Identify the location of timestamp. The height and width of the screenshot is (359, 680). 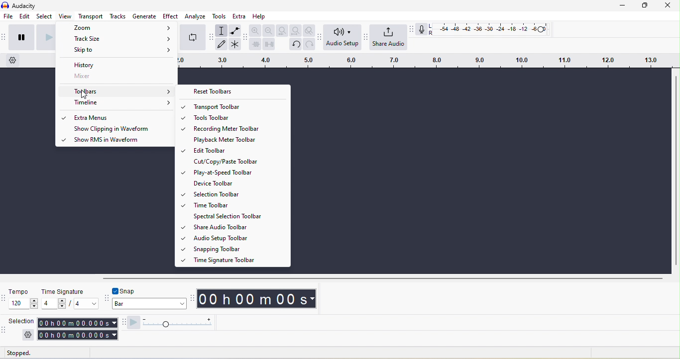
(256, 299).